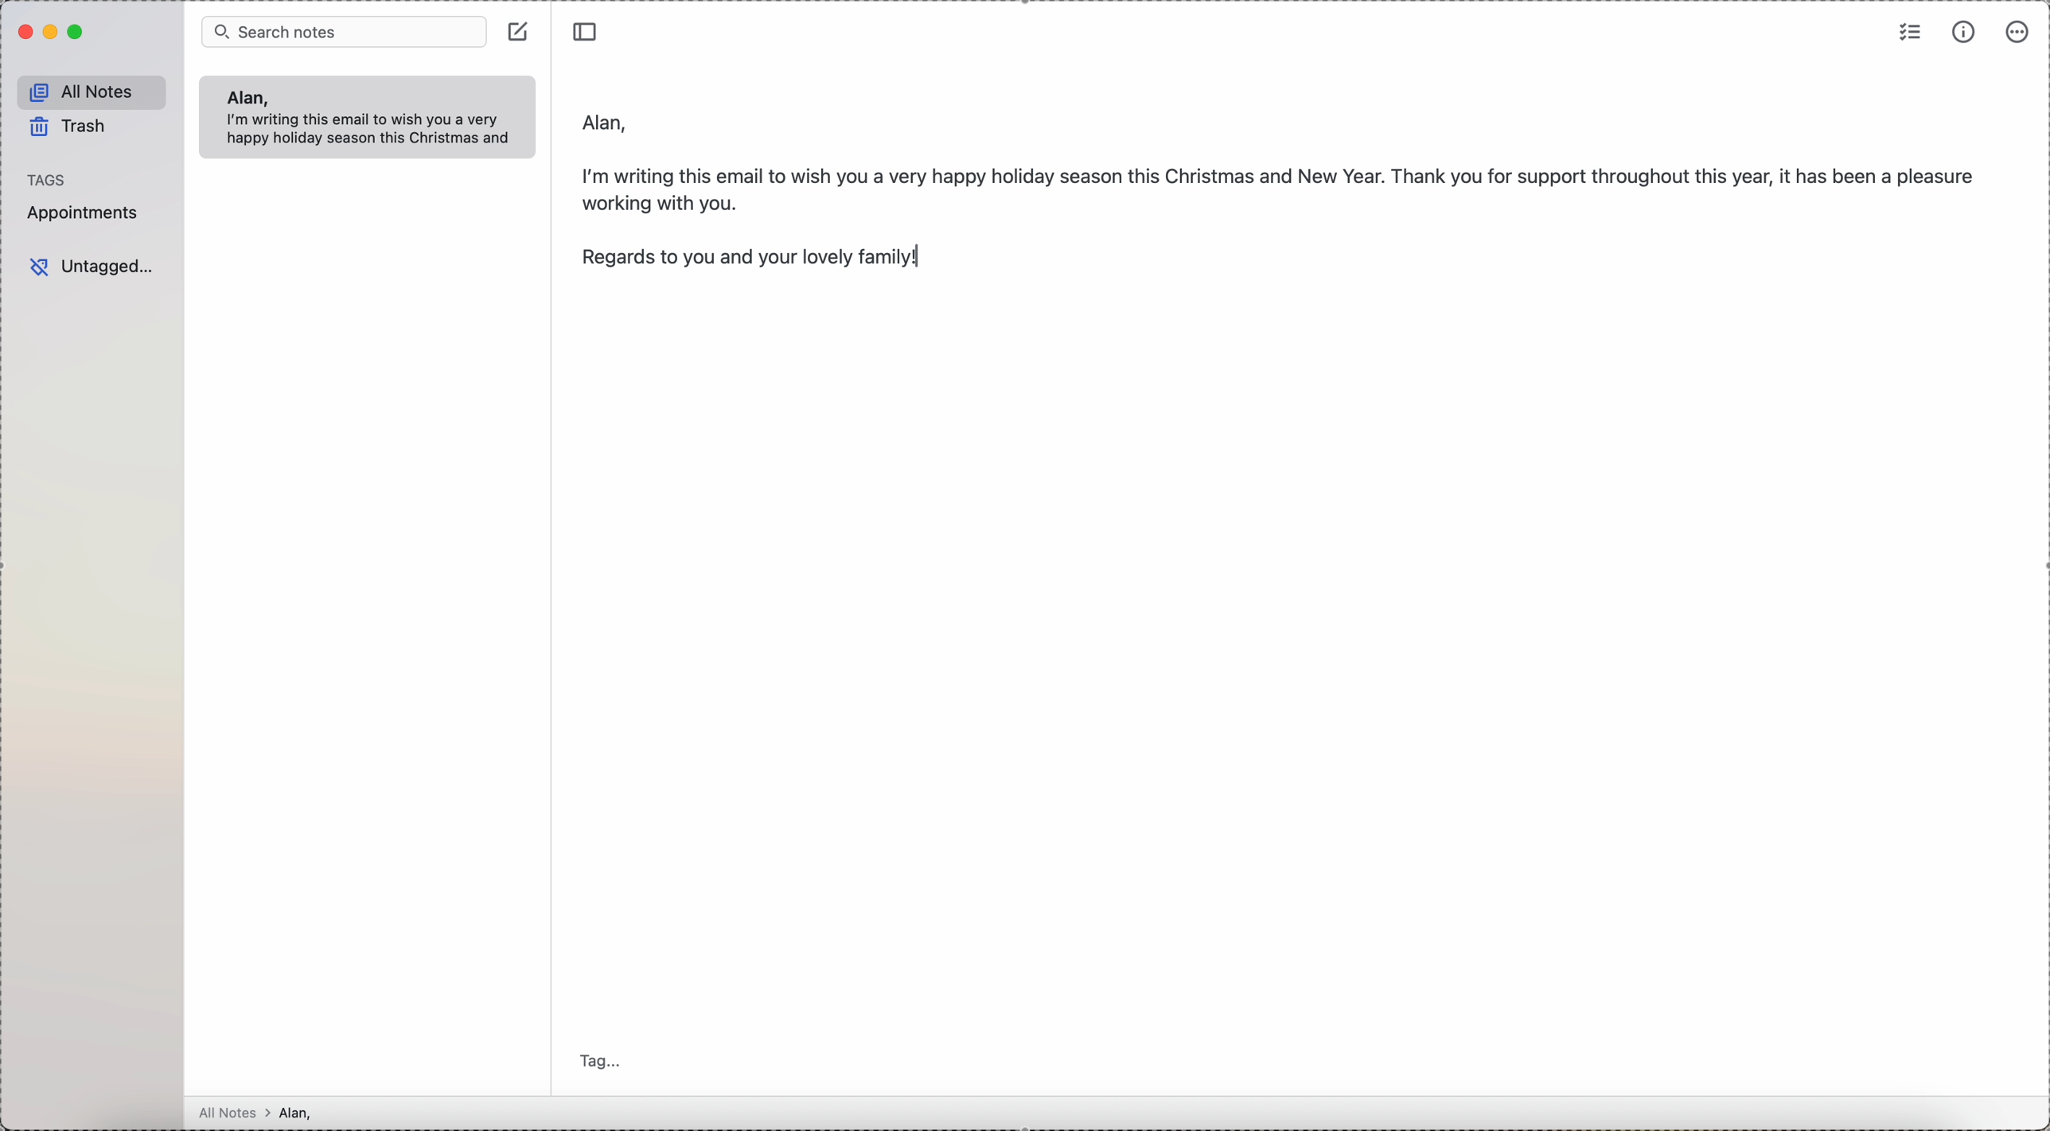 The width and height of the screenshot is (2050, 1131). I want to click on close program, so click(23, 33).